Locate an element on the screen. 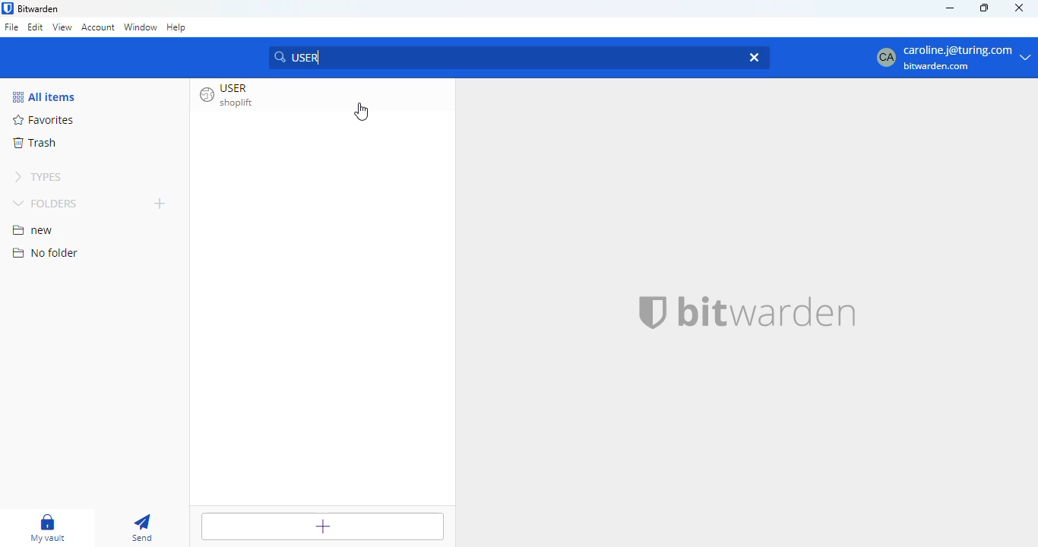 This screenshot has width=1038, height=547. file is located at coordinates (11, 27).